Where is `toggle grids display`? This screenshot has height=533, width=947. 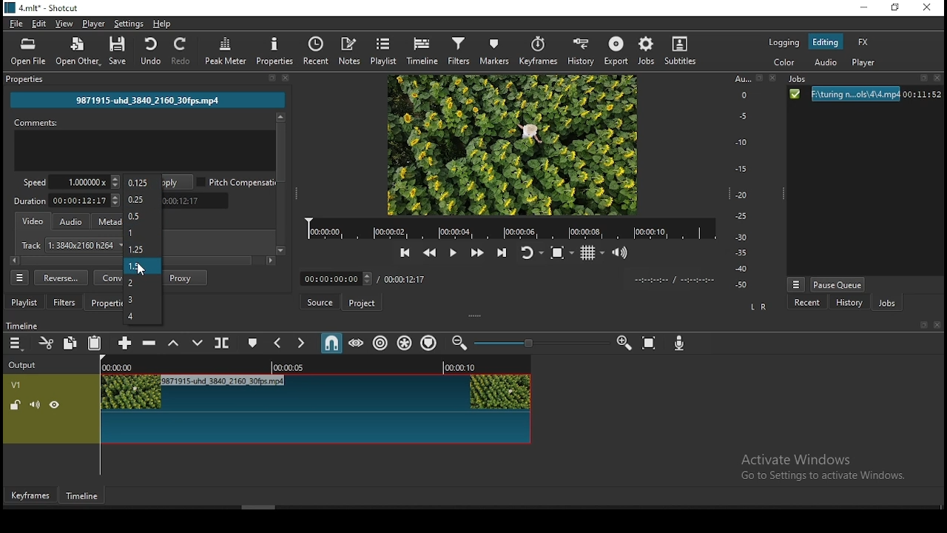
toggle grids display is located at coordinates (591, 255).